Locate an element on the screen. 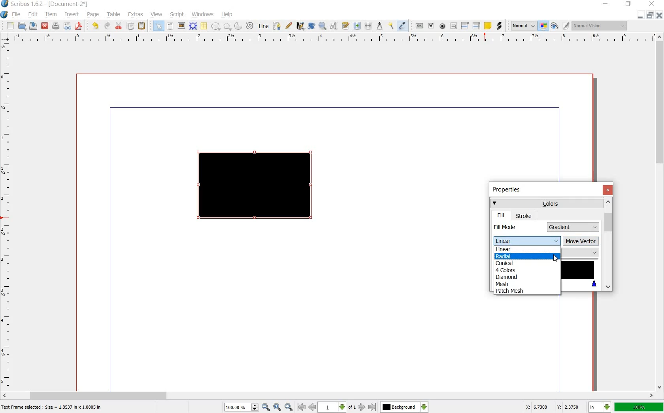 This screenshot has width=664, height=413. mesh is located at coordinates (505, 284).